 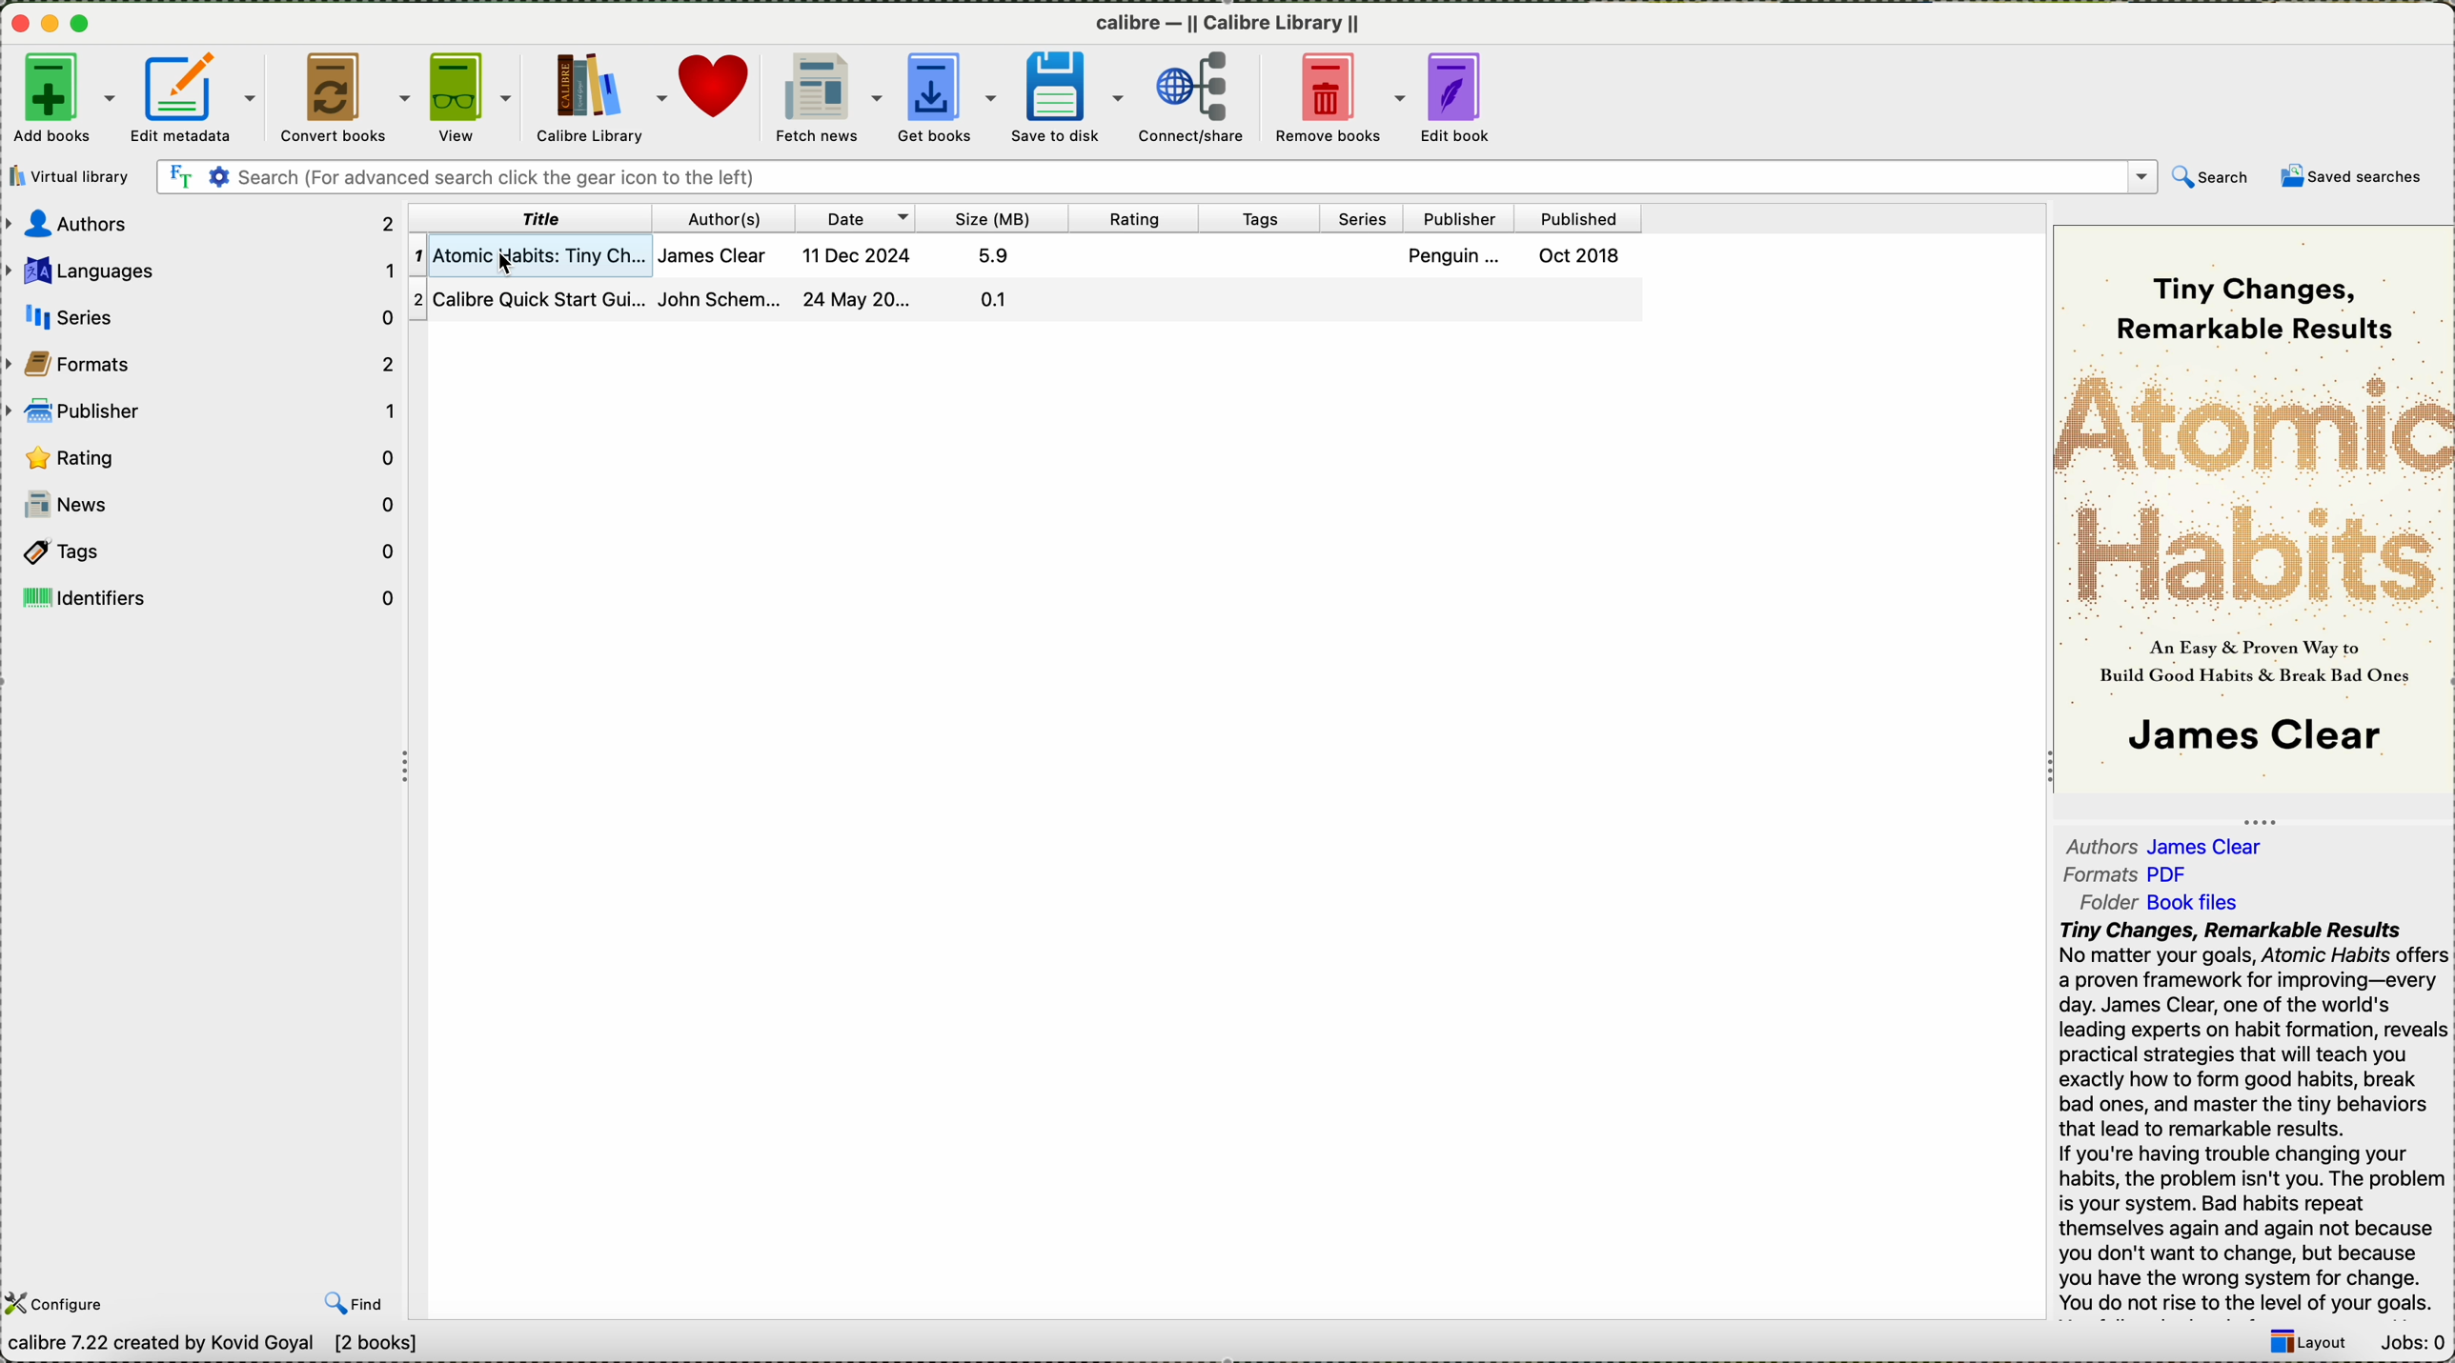 I want to click on Tiny Changes, Remarkable Results

No matter your goals, Atomic Habits offers
a proven framework for improving—every
day. James Clear, one of the world's
leading experts on habit formation, reveals
practical strategies that will teach you
exactly how to form good habits, break
bad ones, and master the tiny behaviors
that lead to remarkable results.

If you're having trouble changing your
habits, the problem isn't you. The problem
is your system. Bad habits repeat
themselves again and again not because
you don't want to change, but because
you have the wrong system for change.
You do not rise to the level of your goals., so click(x=2251, y=1116).